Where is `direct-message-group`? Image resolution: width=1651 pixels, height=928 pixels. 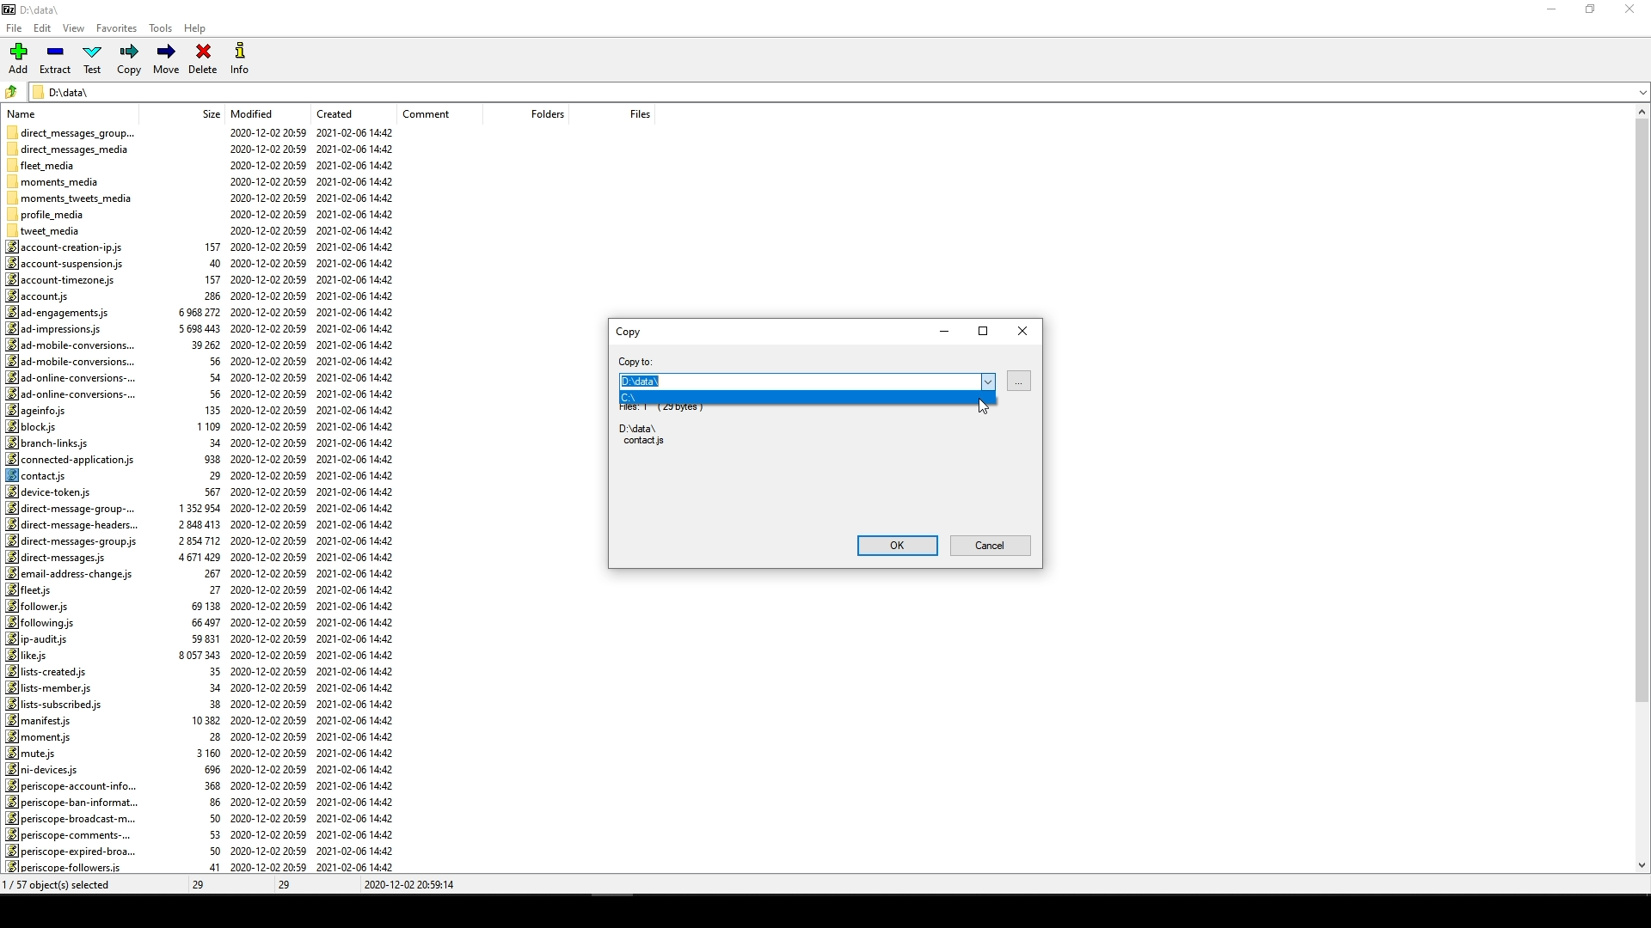
direct-message-group is located at coordinates (76, 509).